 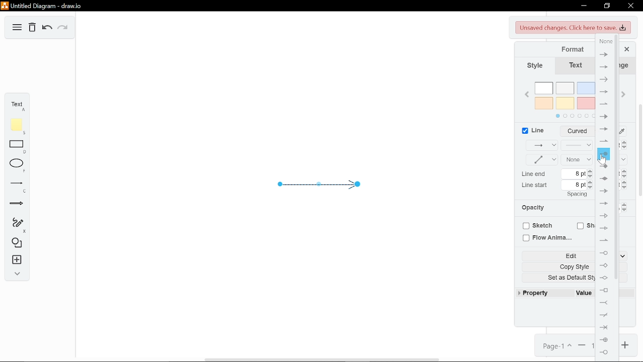 I want to click on Close format, so click(x=627, y=49).